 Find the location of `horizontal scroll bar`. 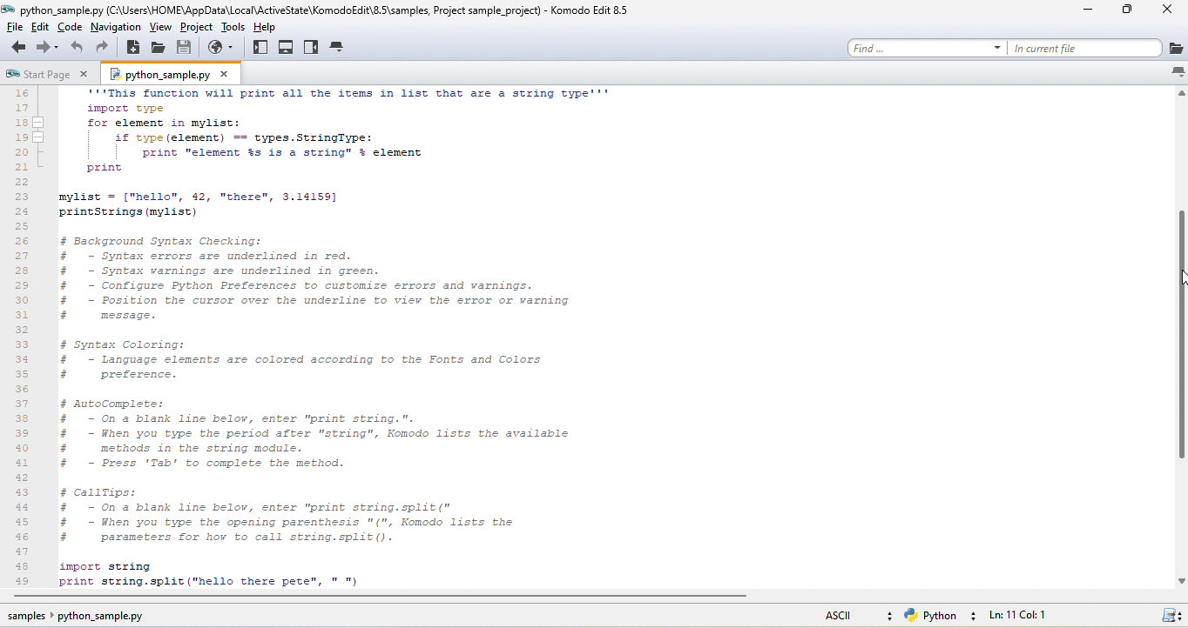

horizontal scroll bar is located at coordinates (381, 598).